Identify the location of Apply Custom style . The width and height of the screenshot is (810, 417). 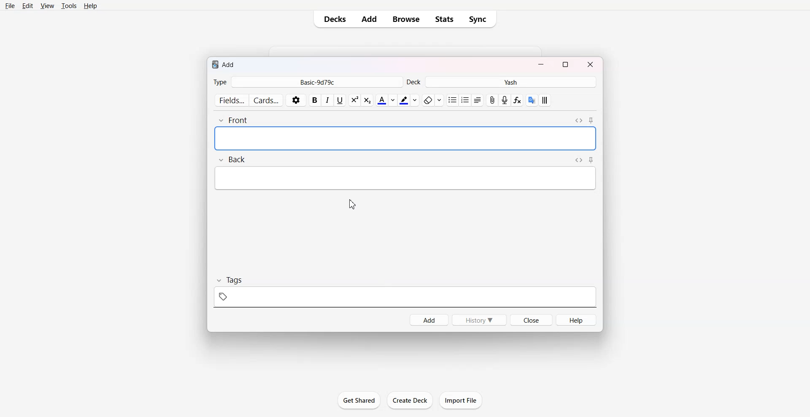
(544, 100).